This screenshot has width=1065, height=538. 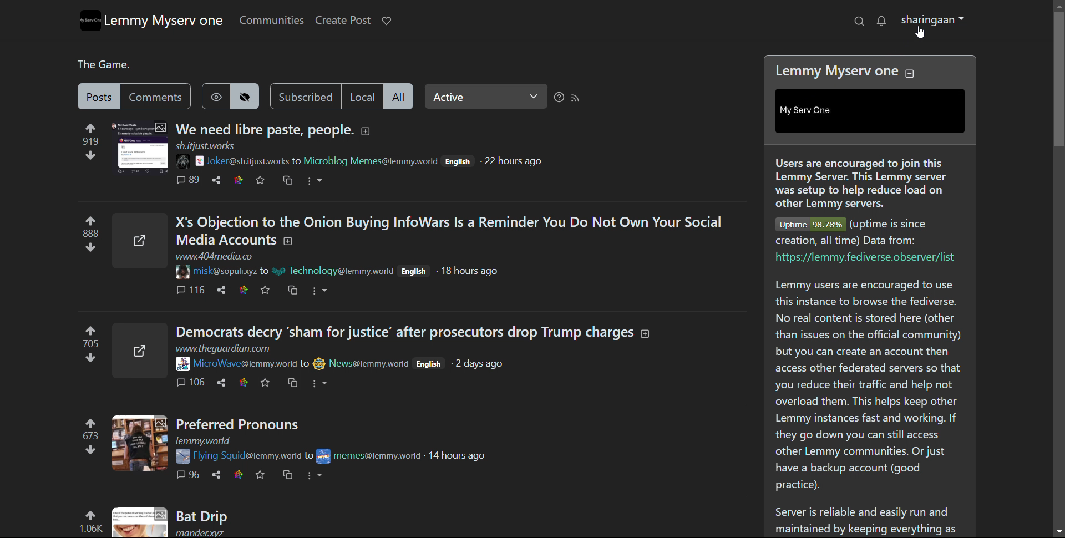 What do you see at coordinates (241, 423) in the screenshot?
I see `Preferred Pronouns` at bounding box center [241, 423].